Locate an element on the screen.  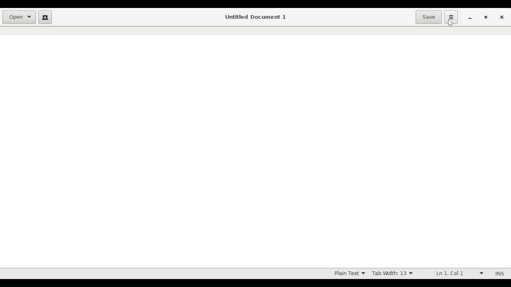
Text Entry Pane is located at coordinates (255, 147).